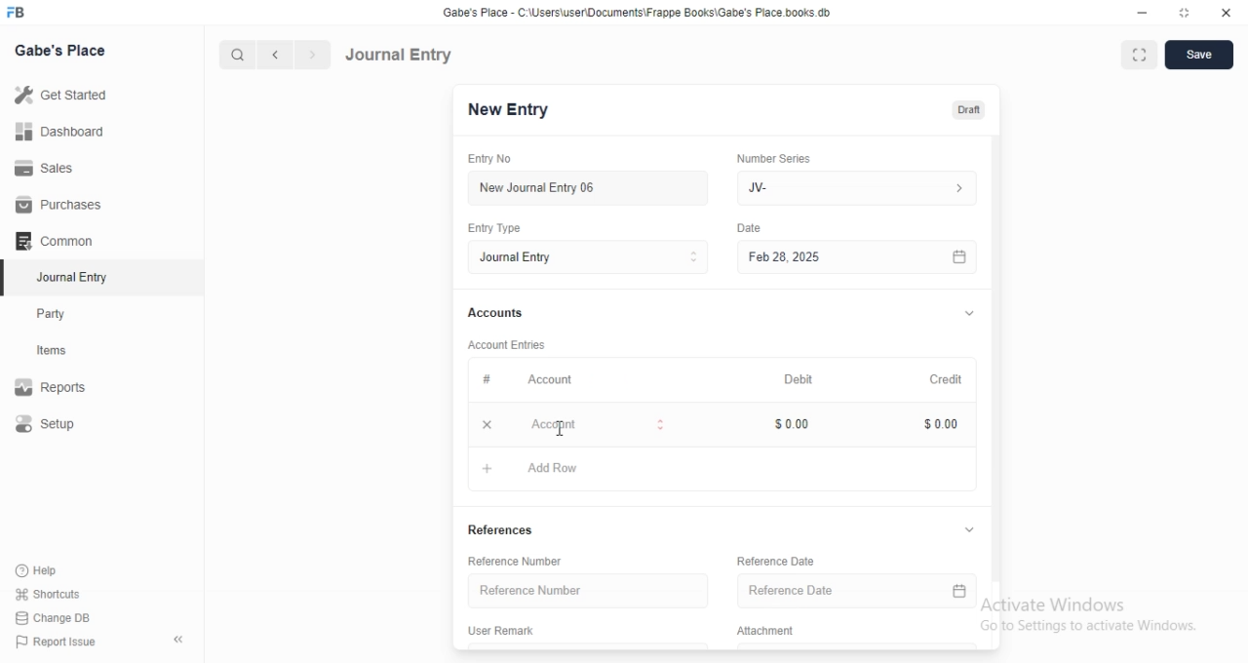 The width and height of the screenshot is (1248, 663). What do you see at coordinates (64, 425) in the screenshot?
I see `Setup` at bounding box center [64, 425].